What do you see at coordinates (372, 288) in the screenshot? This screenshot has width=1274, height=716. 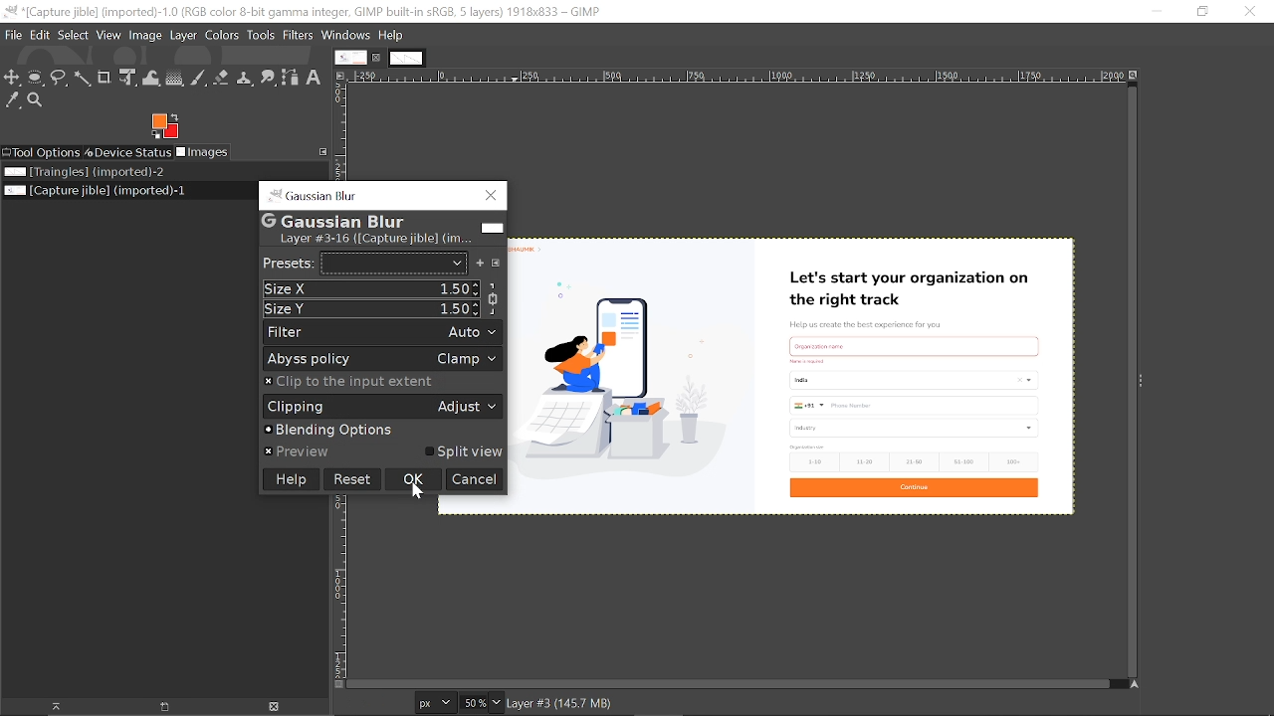 I see `Size X` at bounding box center [372, 288].